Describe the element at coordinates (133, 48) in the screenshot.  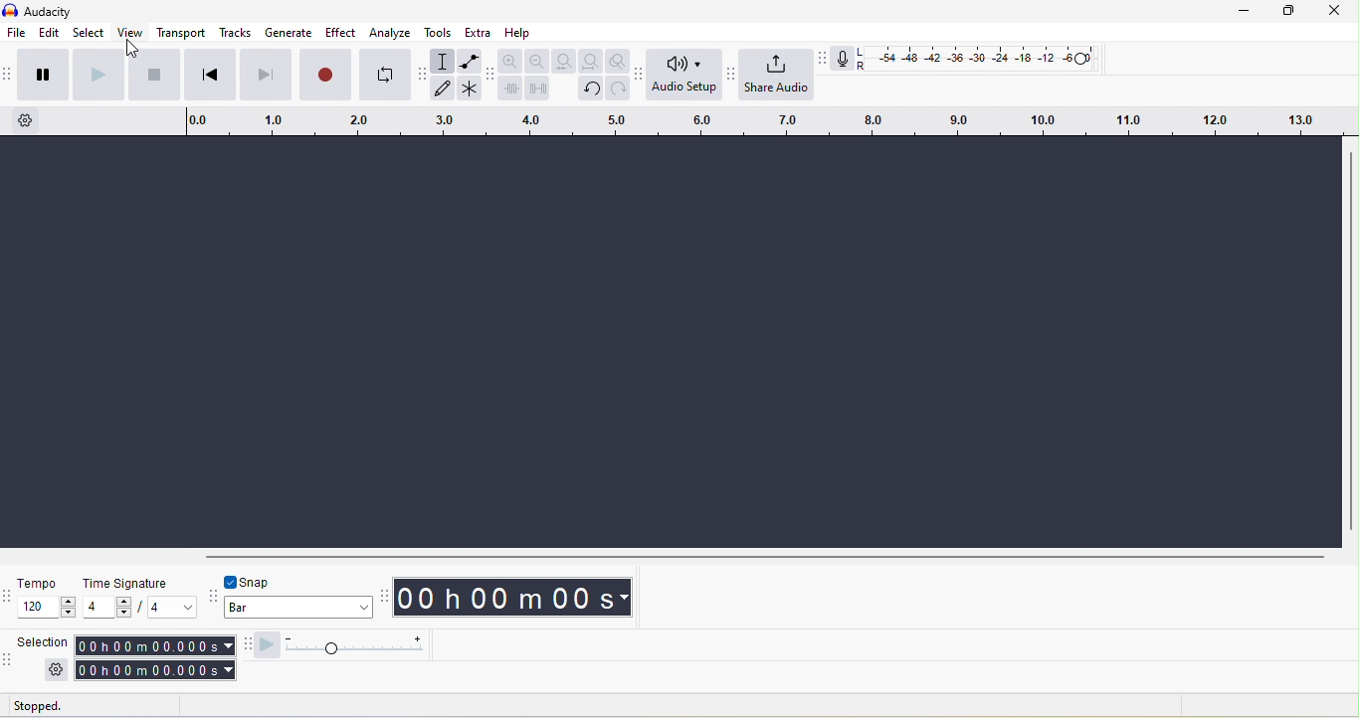
I see `cursor` at that location.